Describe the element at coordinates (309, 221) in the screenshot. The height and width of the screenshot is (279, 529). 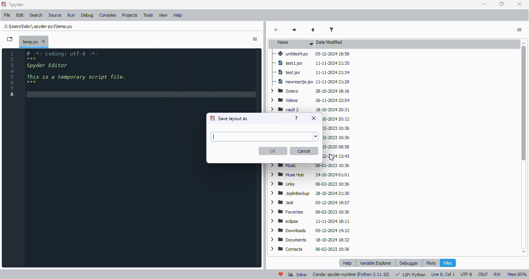
I see `eclipse` at that location.